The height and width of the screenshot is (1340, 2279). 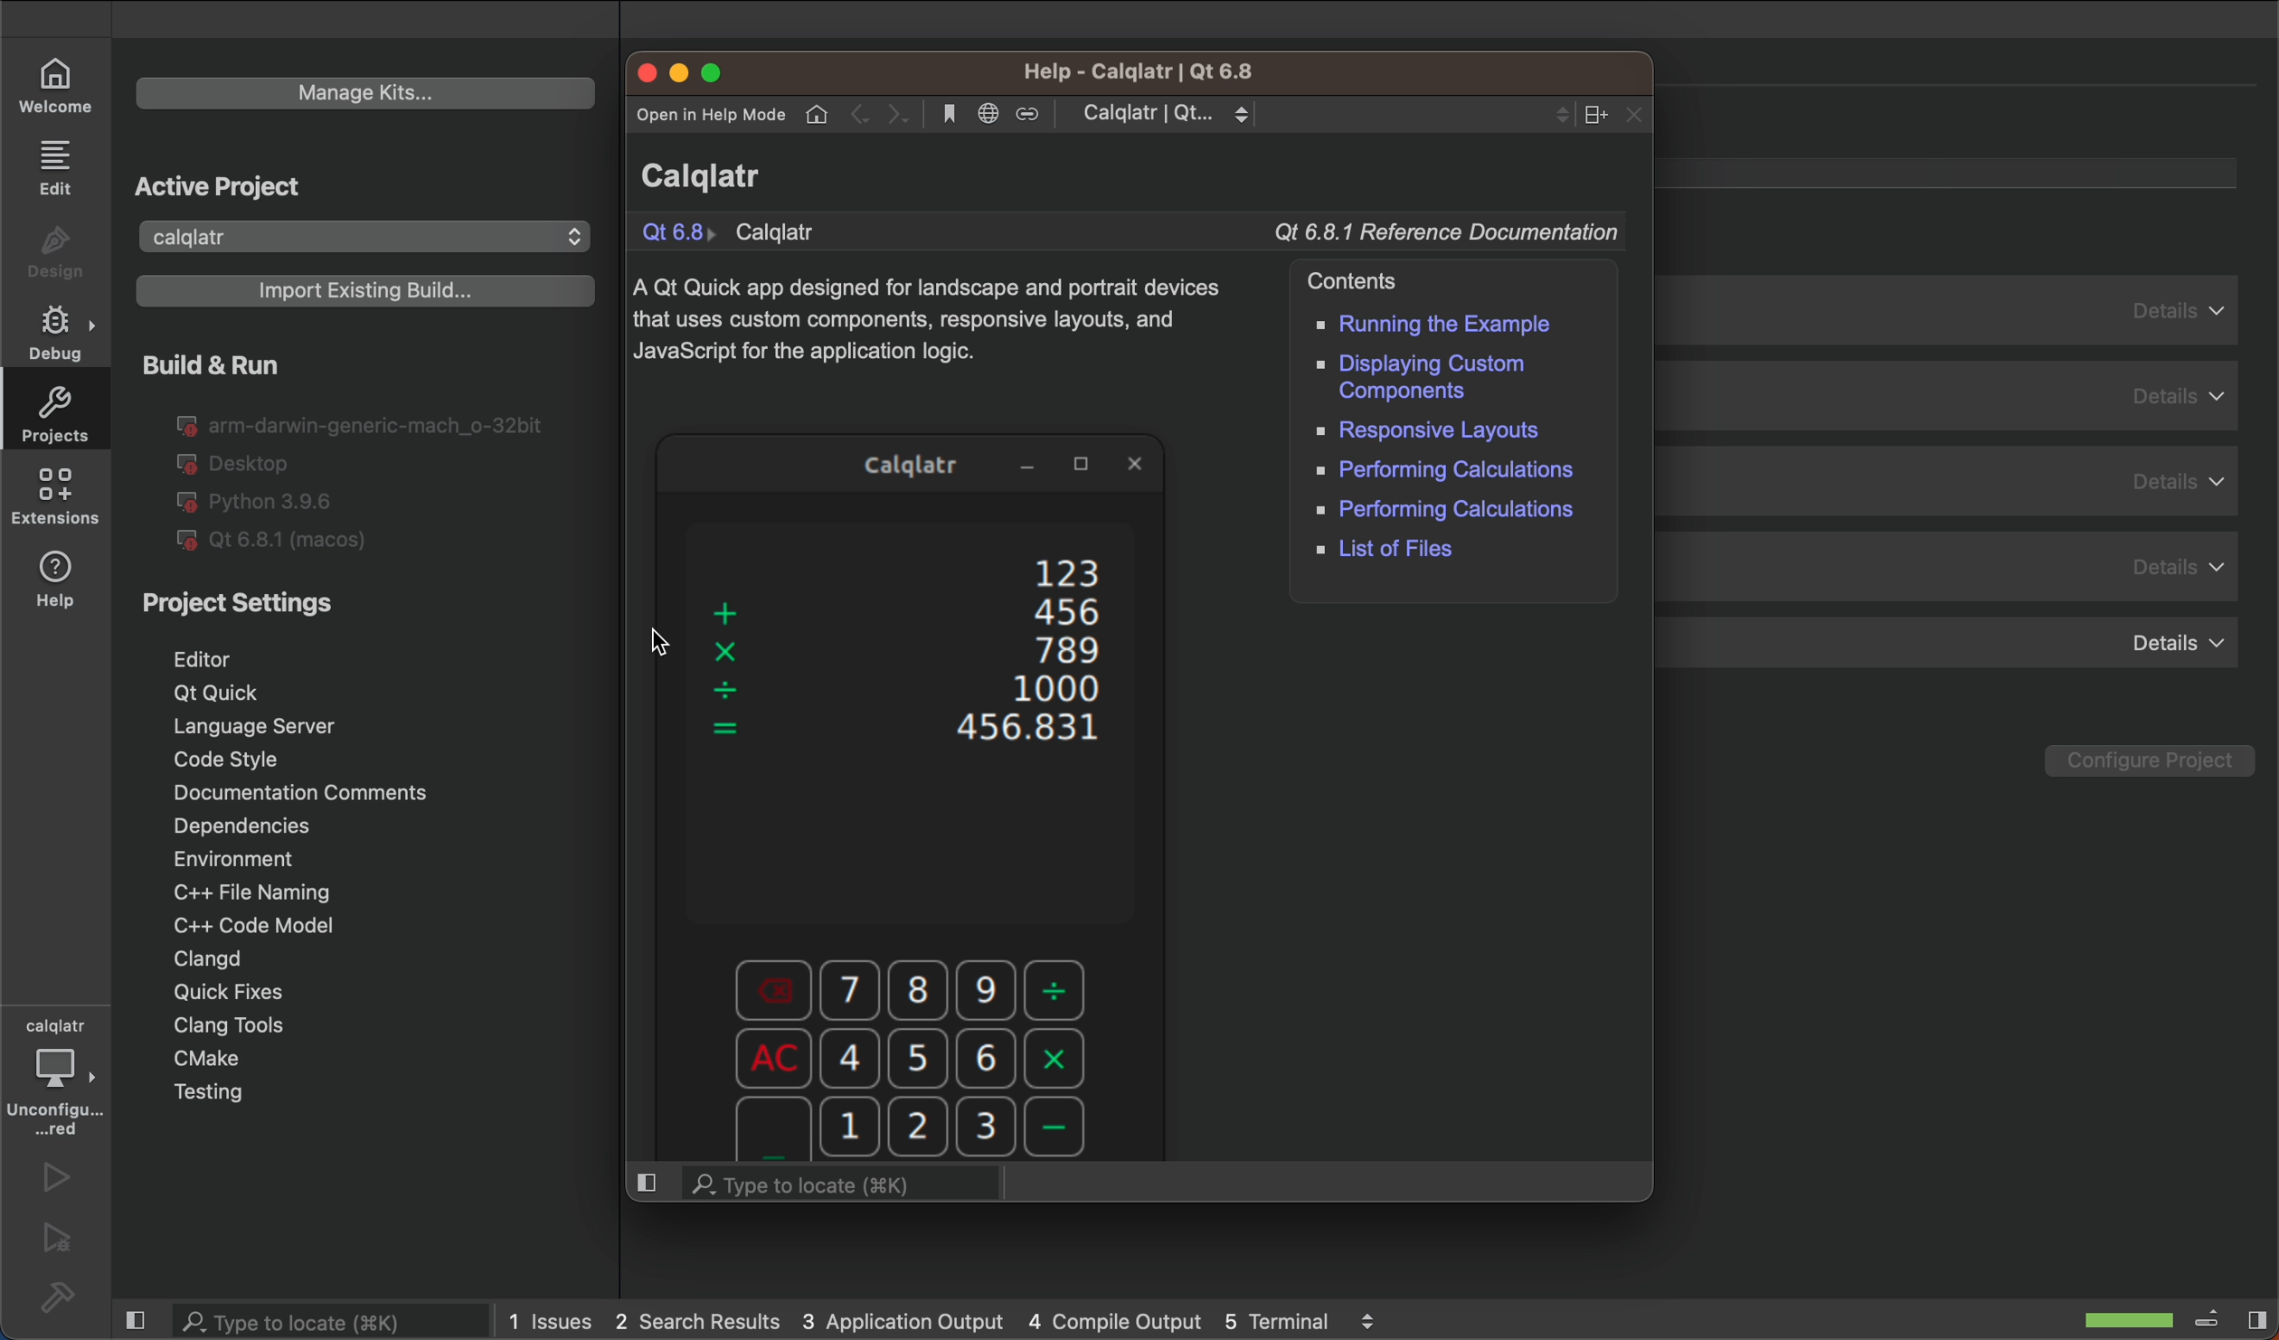 What do you see at coordinates (1123, 1323) in the screenshot?
I see `compile output` at bounding box center [1123, 1323].